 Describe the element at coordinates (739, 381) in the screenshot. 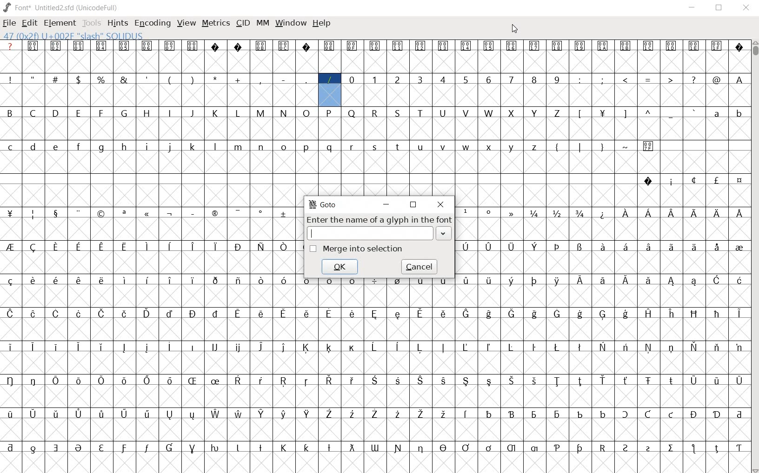

I see `glyph` at that location.